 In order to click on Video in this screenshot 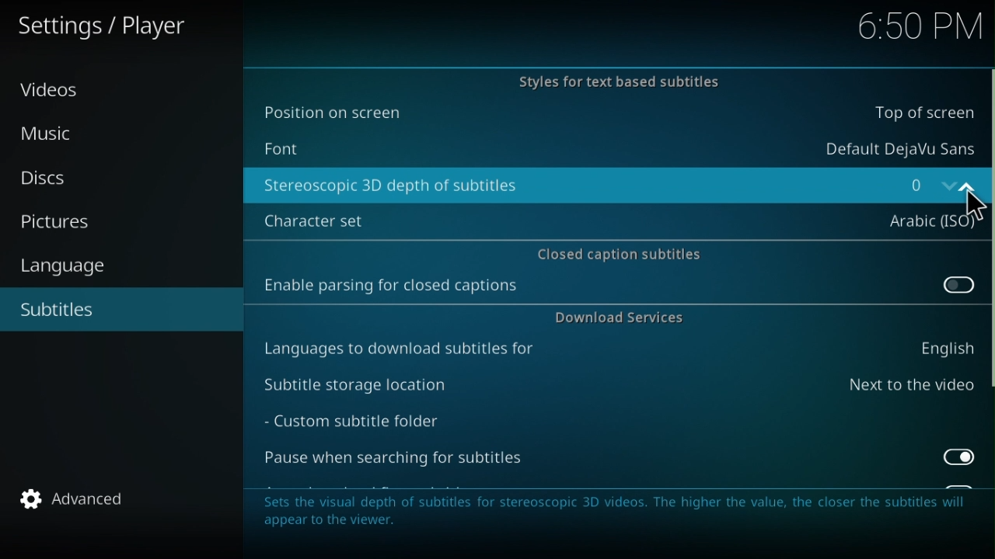, I will do `click(54, 95)`.